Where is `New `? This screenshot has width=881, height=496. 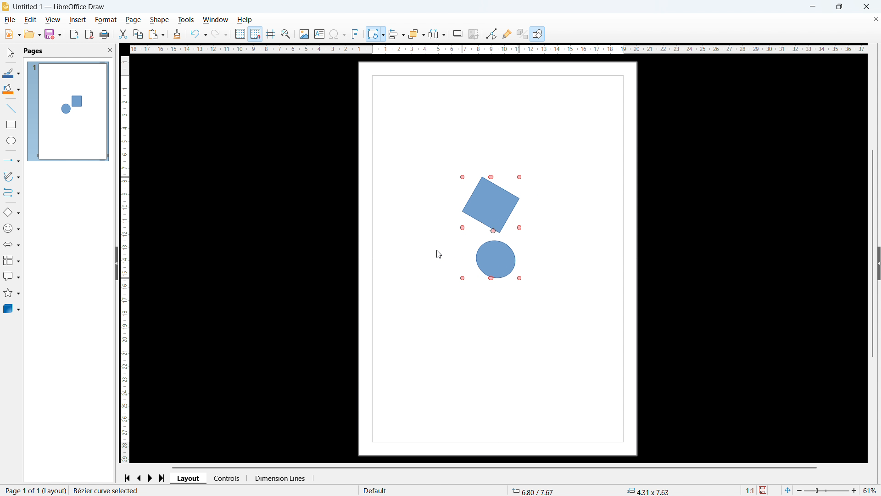
New  is located at coordinates (12, 34).